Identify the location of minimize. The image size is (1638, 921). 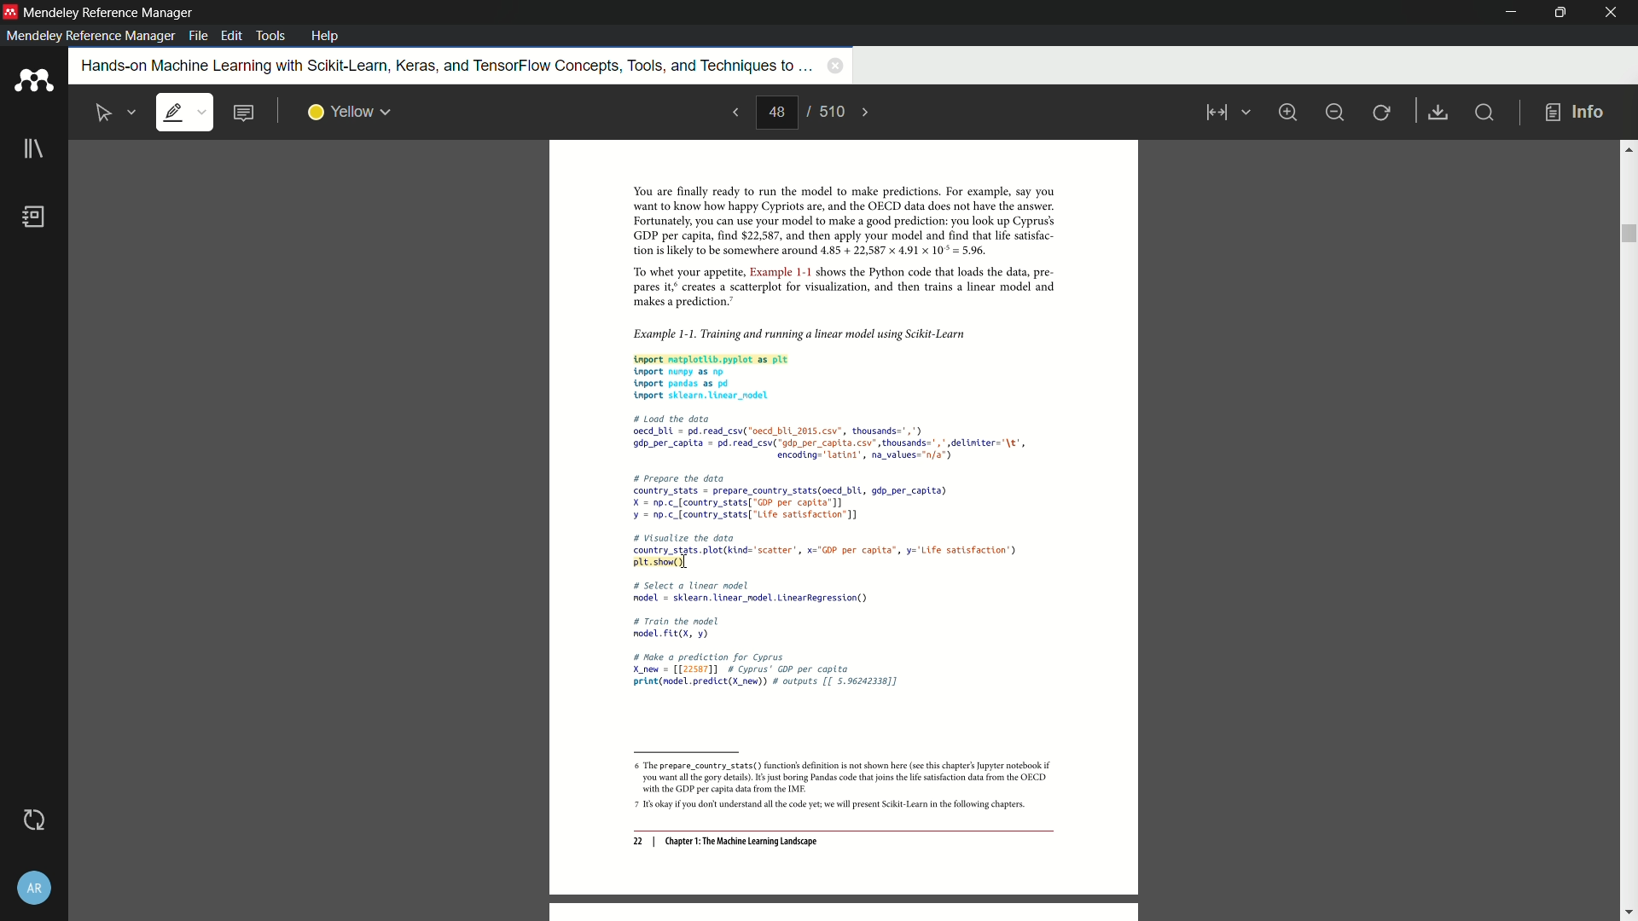
(1334, 113).